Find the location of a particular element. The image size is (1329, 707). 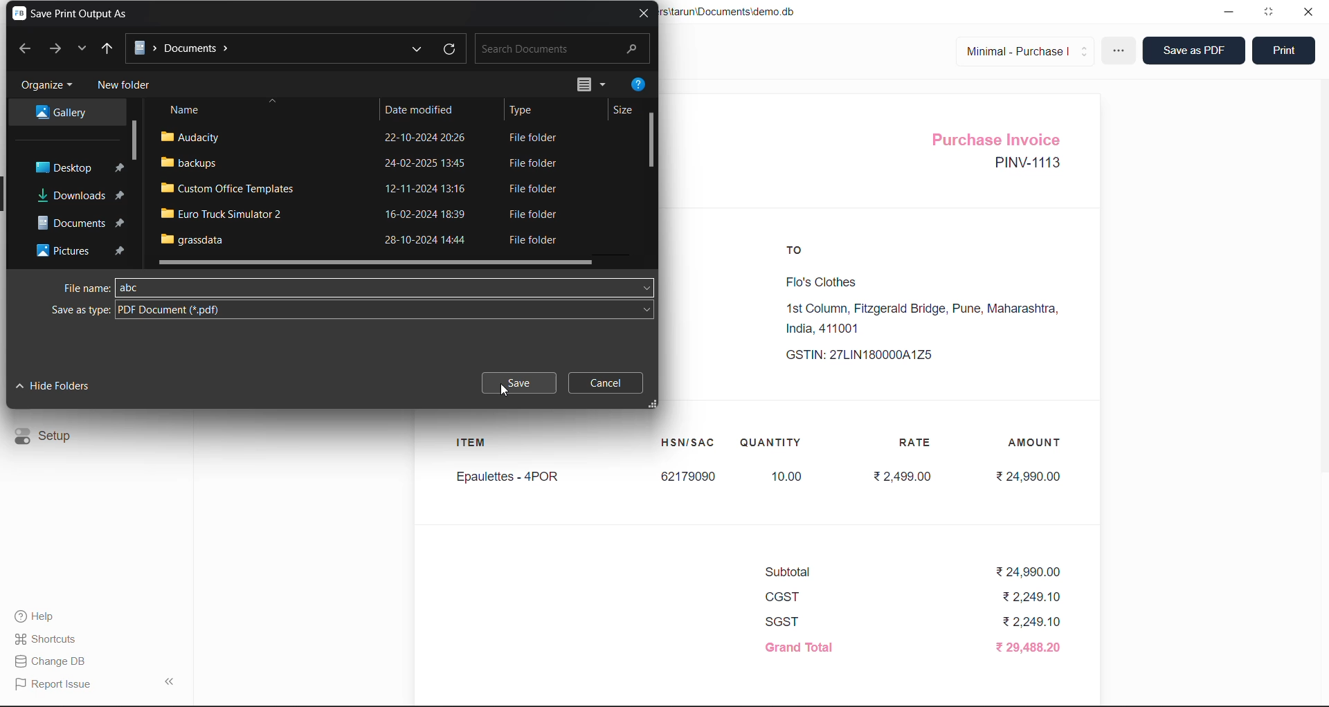

28-10-2024 14:44 is located at coordinates (428, 240).